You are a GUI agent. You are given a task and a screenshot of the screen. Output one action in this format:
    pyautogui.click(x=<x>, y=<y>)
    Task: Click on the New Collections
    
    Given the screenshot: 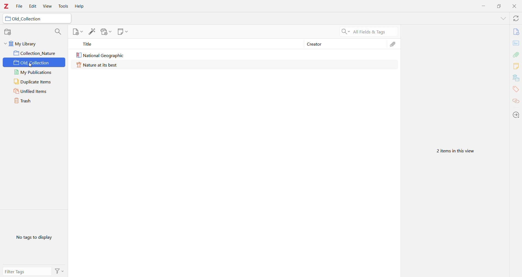 What is the action you would take?
    pyautogui.click(x=8, y=32)
    